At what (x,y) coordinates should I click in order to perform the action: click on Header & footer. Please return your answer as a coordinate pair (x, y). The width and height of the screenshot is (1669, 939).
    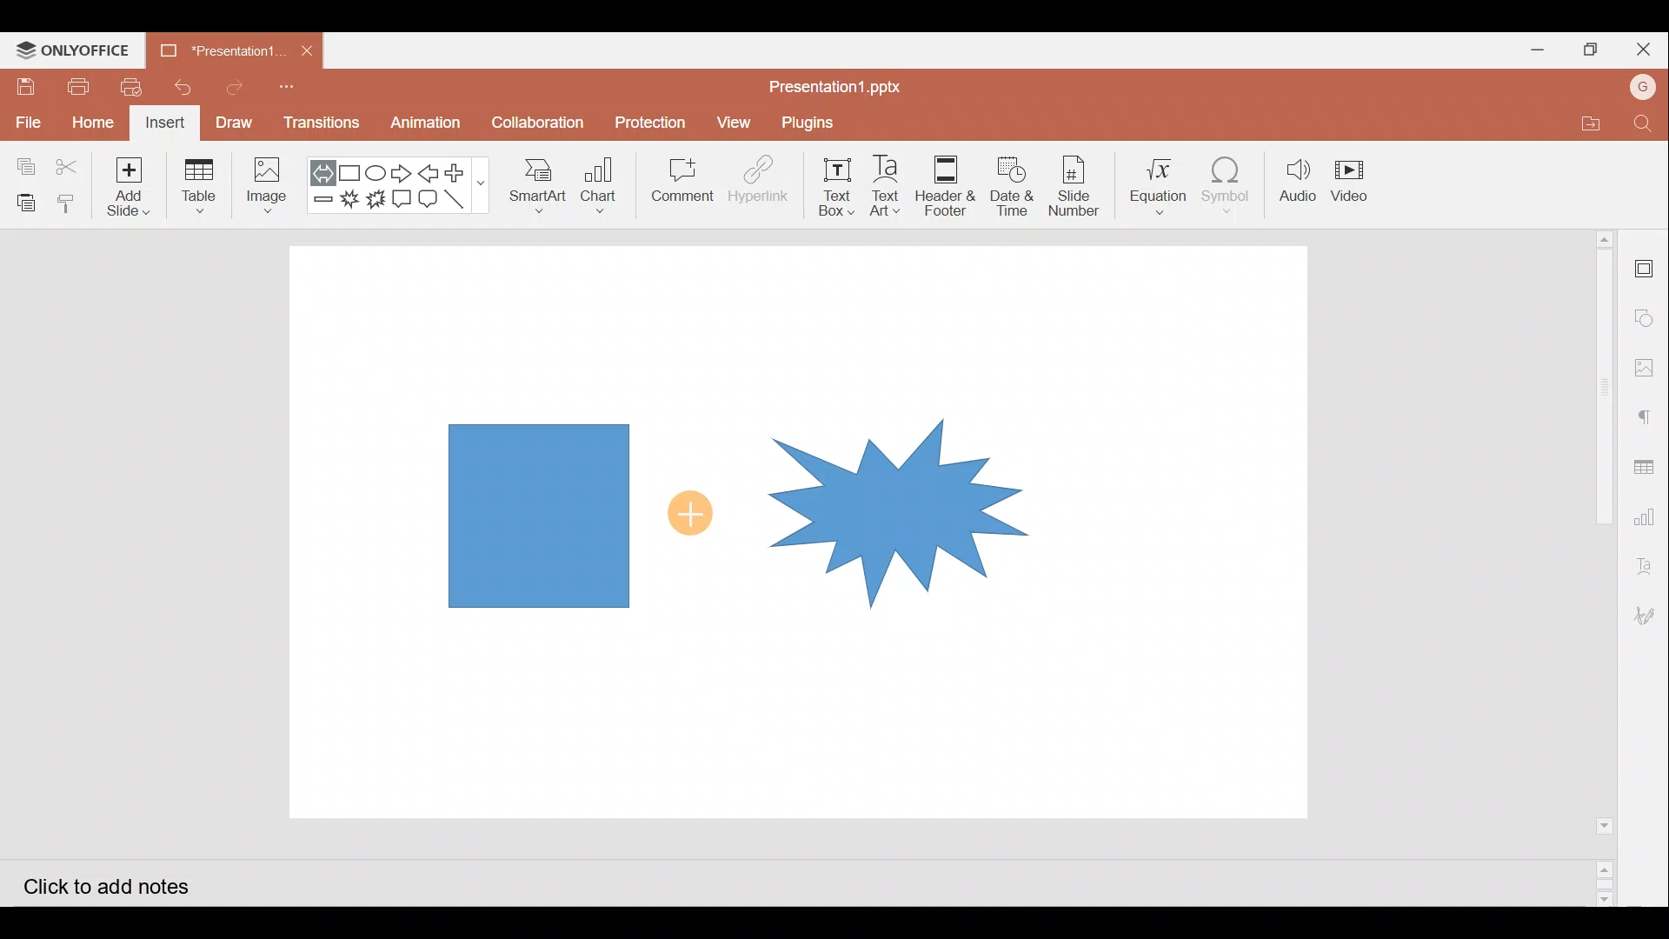
    Looking at the image, I should click on (949, 185).